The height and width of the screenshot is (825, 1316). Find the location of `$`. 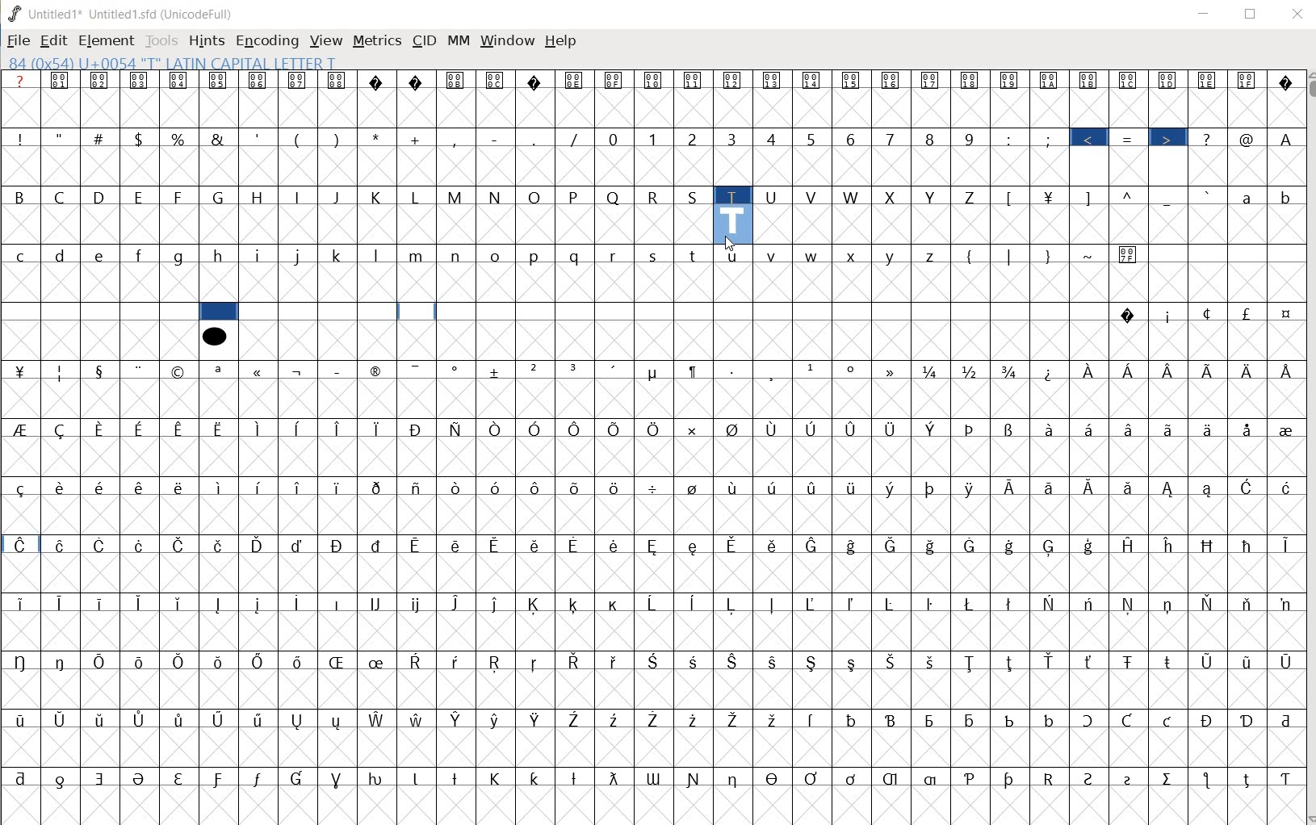

$ is located at coordinates (140, 140).